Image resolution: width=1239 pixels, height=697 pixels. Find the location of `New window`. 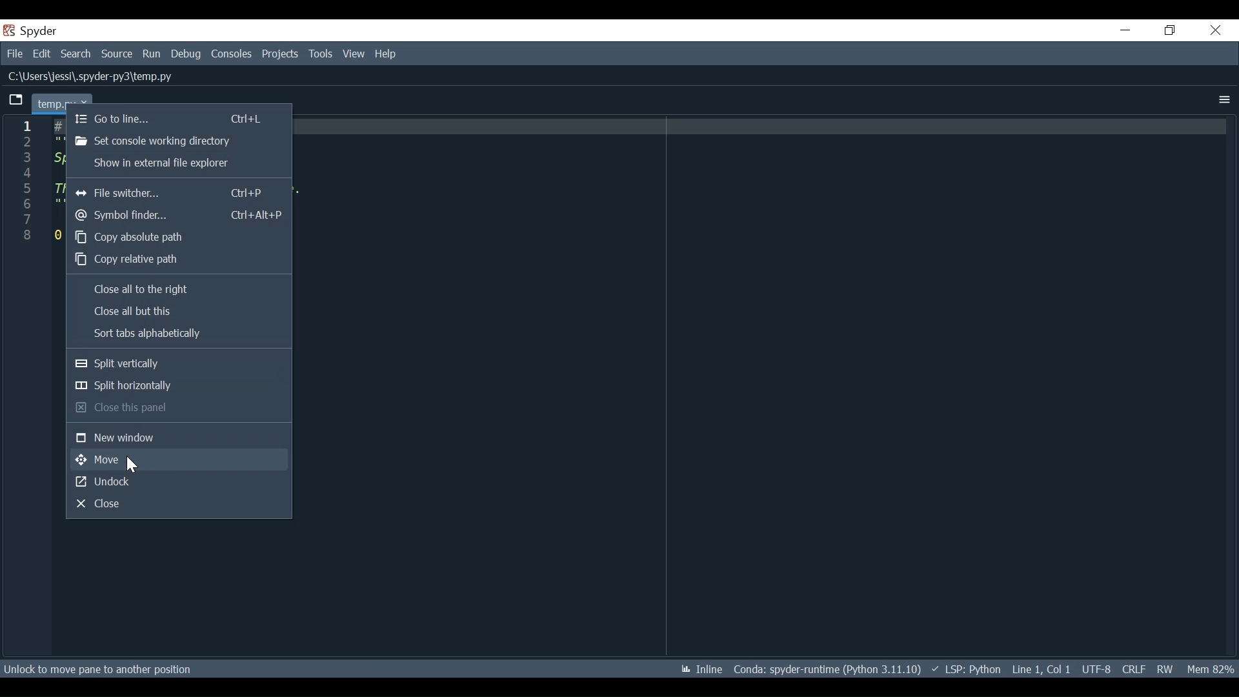

New window is located at coordinates (179, 438).